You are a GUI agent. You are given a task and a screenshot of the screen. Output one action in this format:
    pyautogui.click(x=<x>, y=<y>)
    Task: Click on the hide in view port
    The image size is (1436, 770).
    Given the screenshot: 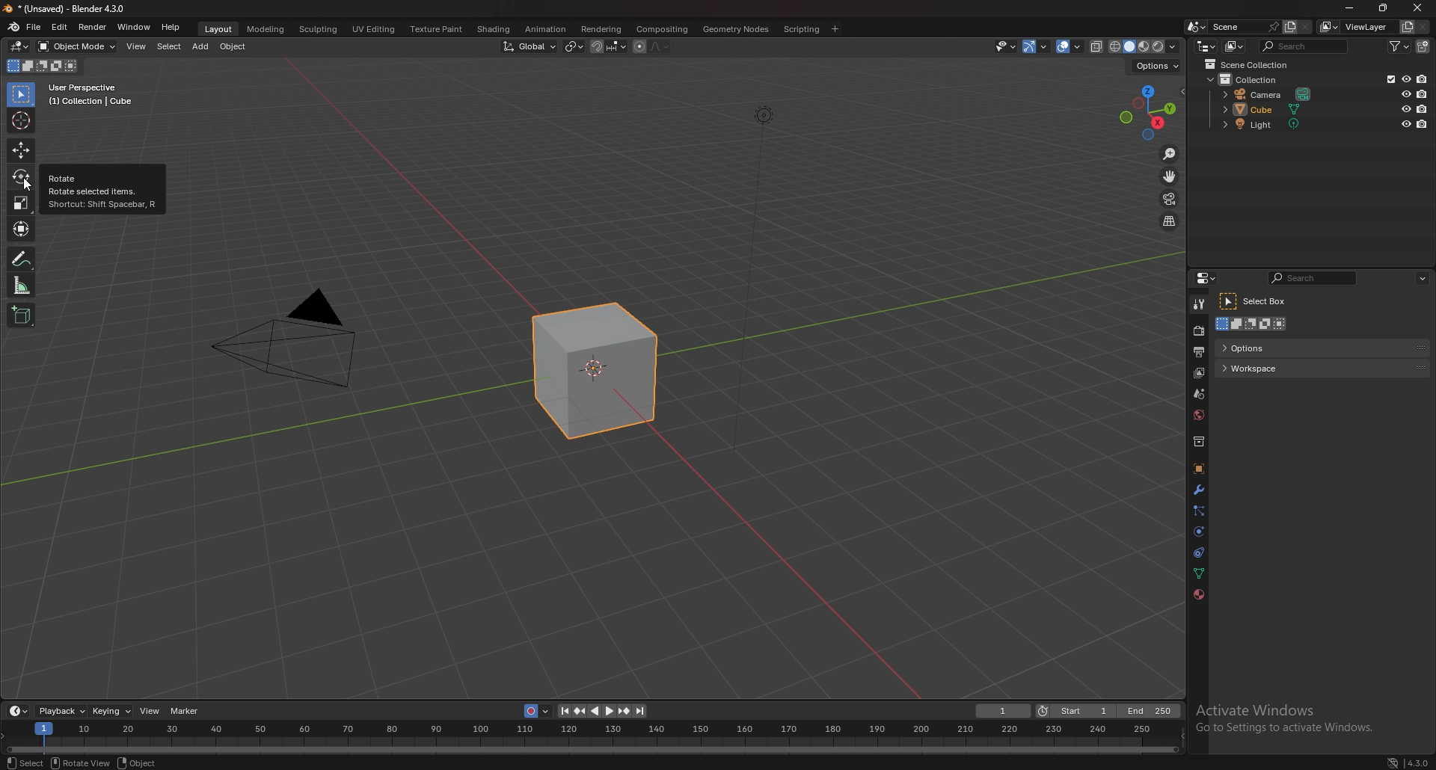 What is the action you would take?
    pyautogui.click(x=1407, y=93)
    